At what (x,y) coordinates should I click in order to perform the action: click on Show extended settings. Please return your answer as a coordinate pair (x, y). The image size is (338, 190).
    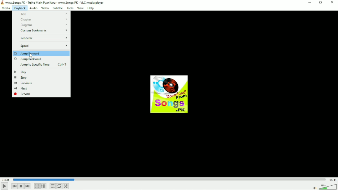
    Looking at the image, I should click on (44, 186).